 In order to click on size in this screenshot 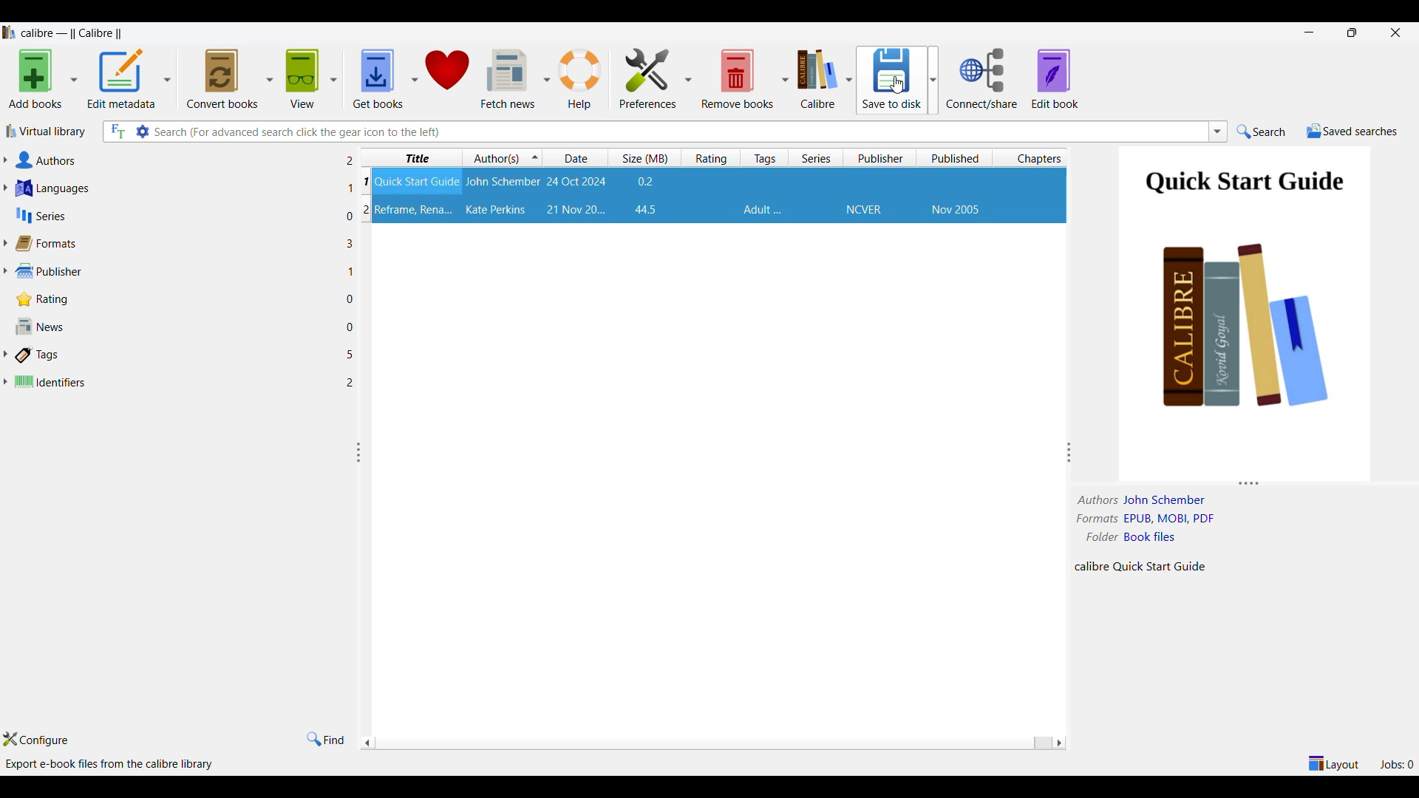, I will do `click(646, 182)`.